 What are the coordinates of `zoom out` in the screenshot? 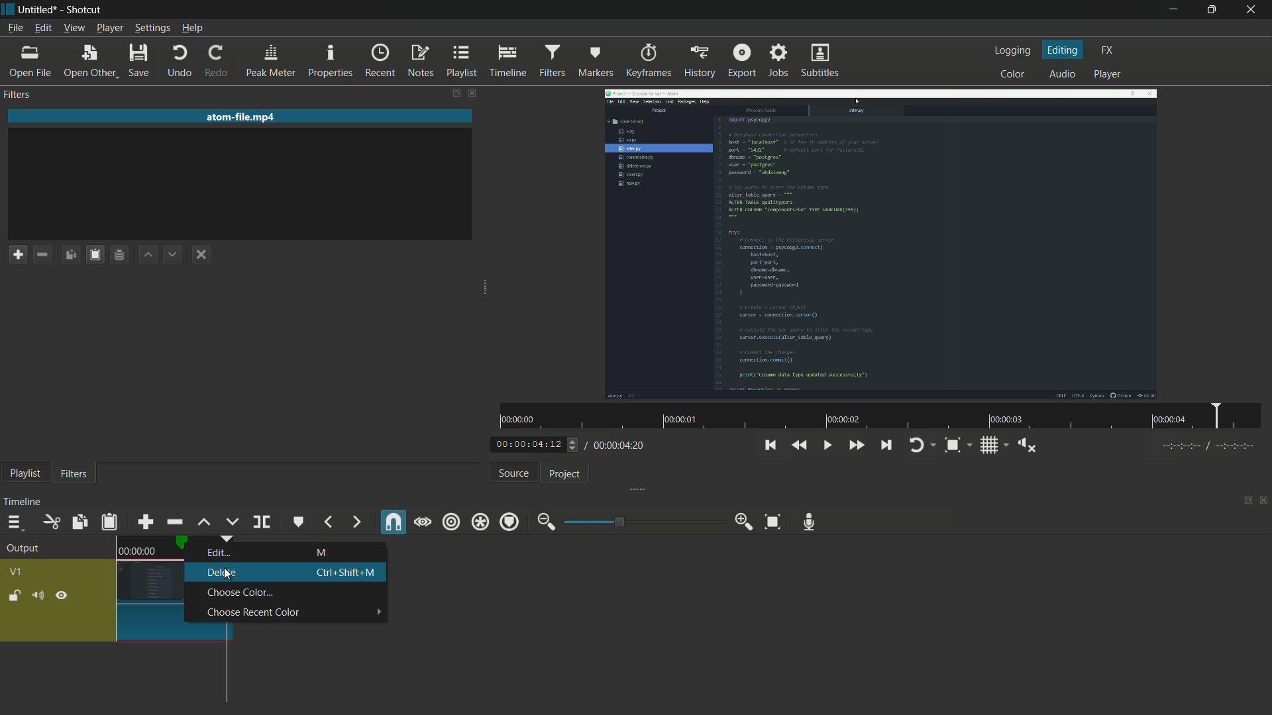 It's located at (547, 523).